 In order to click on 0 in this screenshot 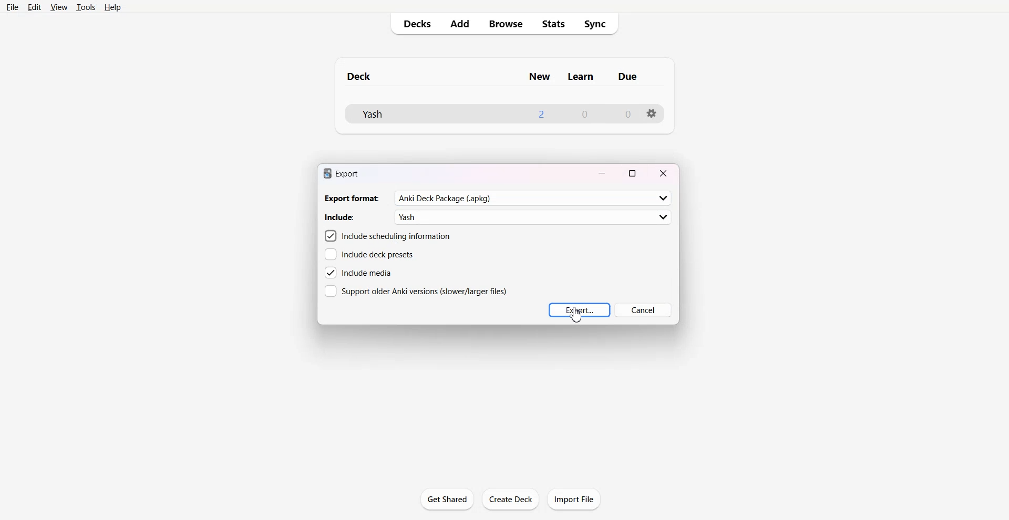, I will do `click(627, 114)`.